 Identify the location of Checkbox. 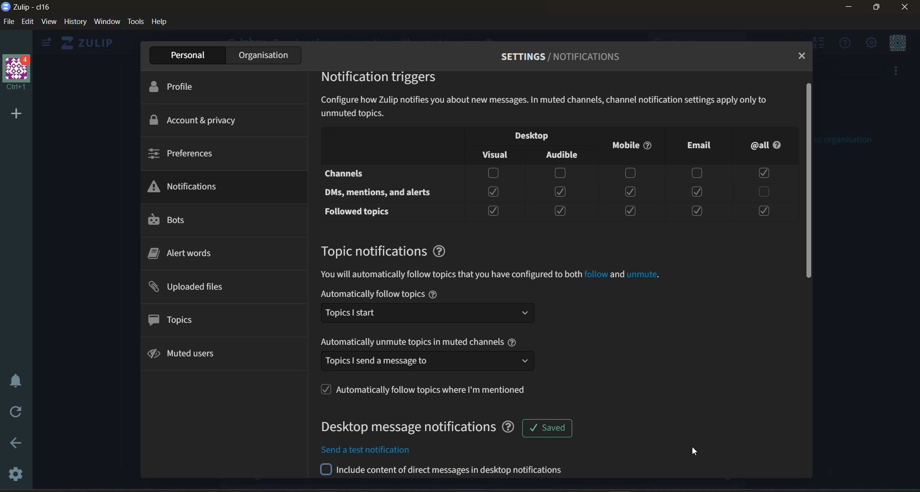
(631, 191).